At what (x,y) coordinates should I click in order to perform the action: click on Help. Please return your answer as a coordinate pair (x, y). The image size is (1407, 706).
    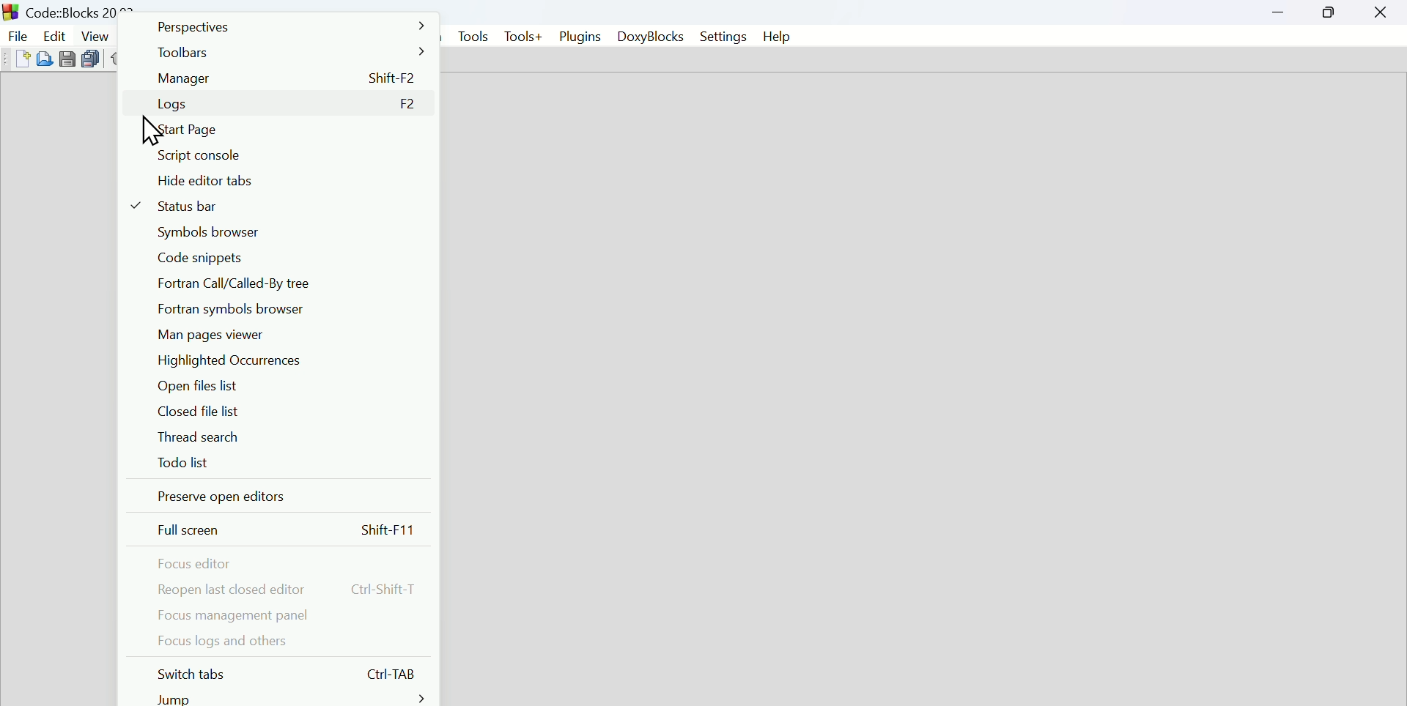
    Looking at the image, I should click on (776, 36).